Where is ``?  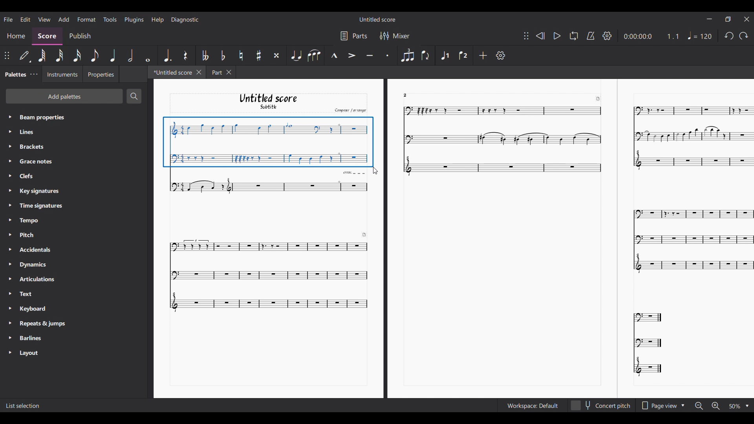  is located at coordinates (271, 188).